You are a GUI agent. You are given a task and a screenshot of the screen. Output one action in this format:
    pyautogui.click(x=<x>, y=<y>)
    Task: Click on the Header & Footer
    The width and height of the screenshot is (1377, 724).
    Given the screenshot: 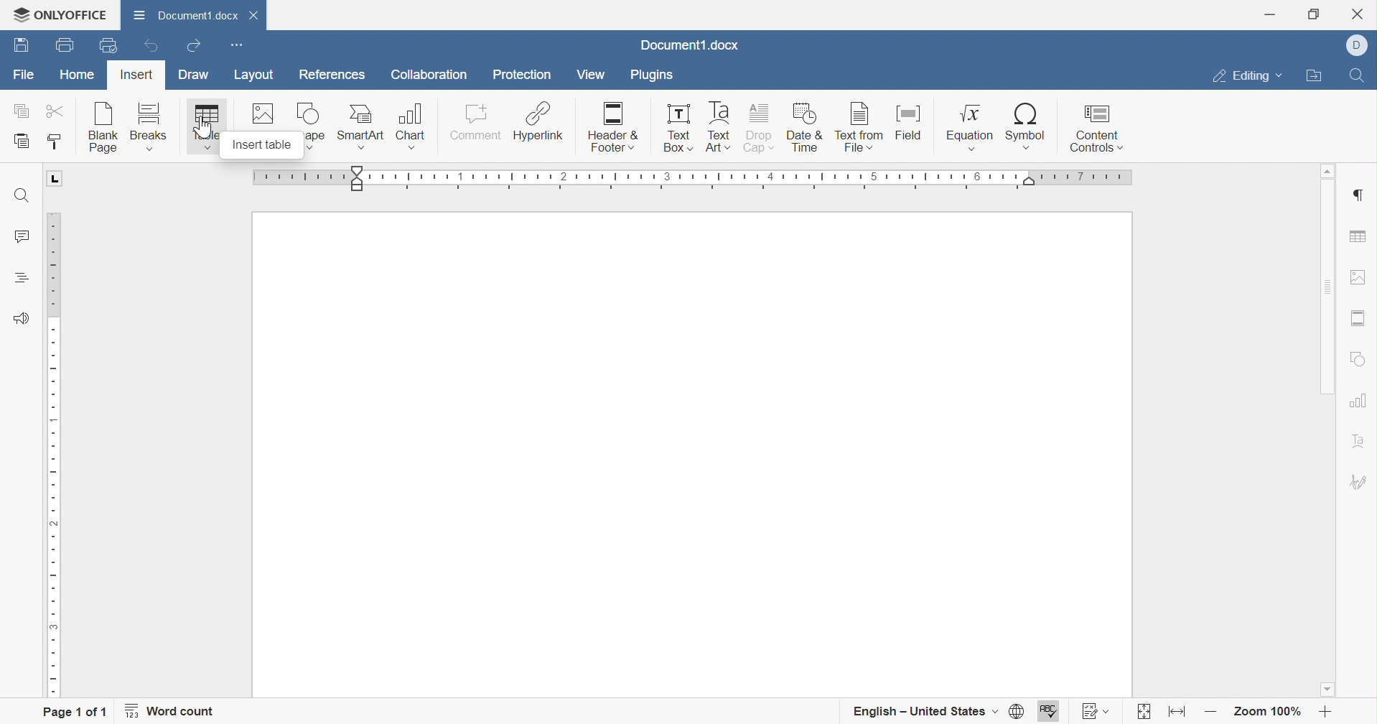 What is the action you would take?
    pyautogui.click(x=616, y=129)
    